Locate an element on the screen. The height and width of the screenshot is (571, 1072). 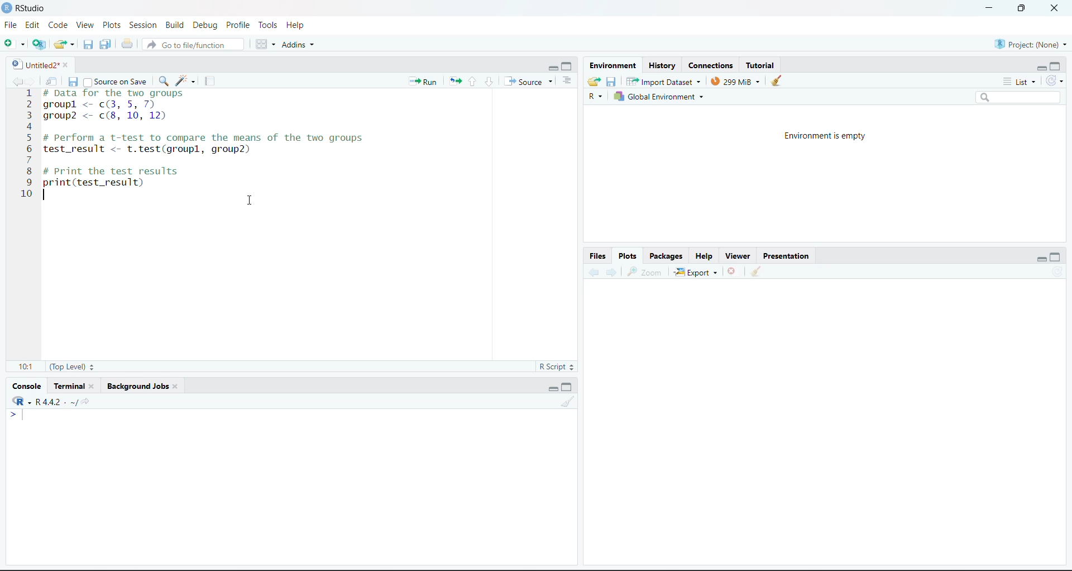
clear all plots is located at coordinates (757, 272).